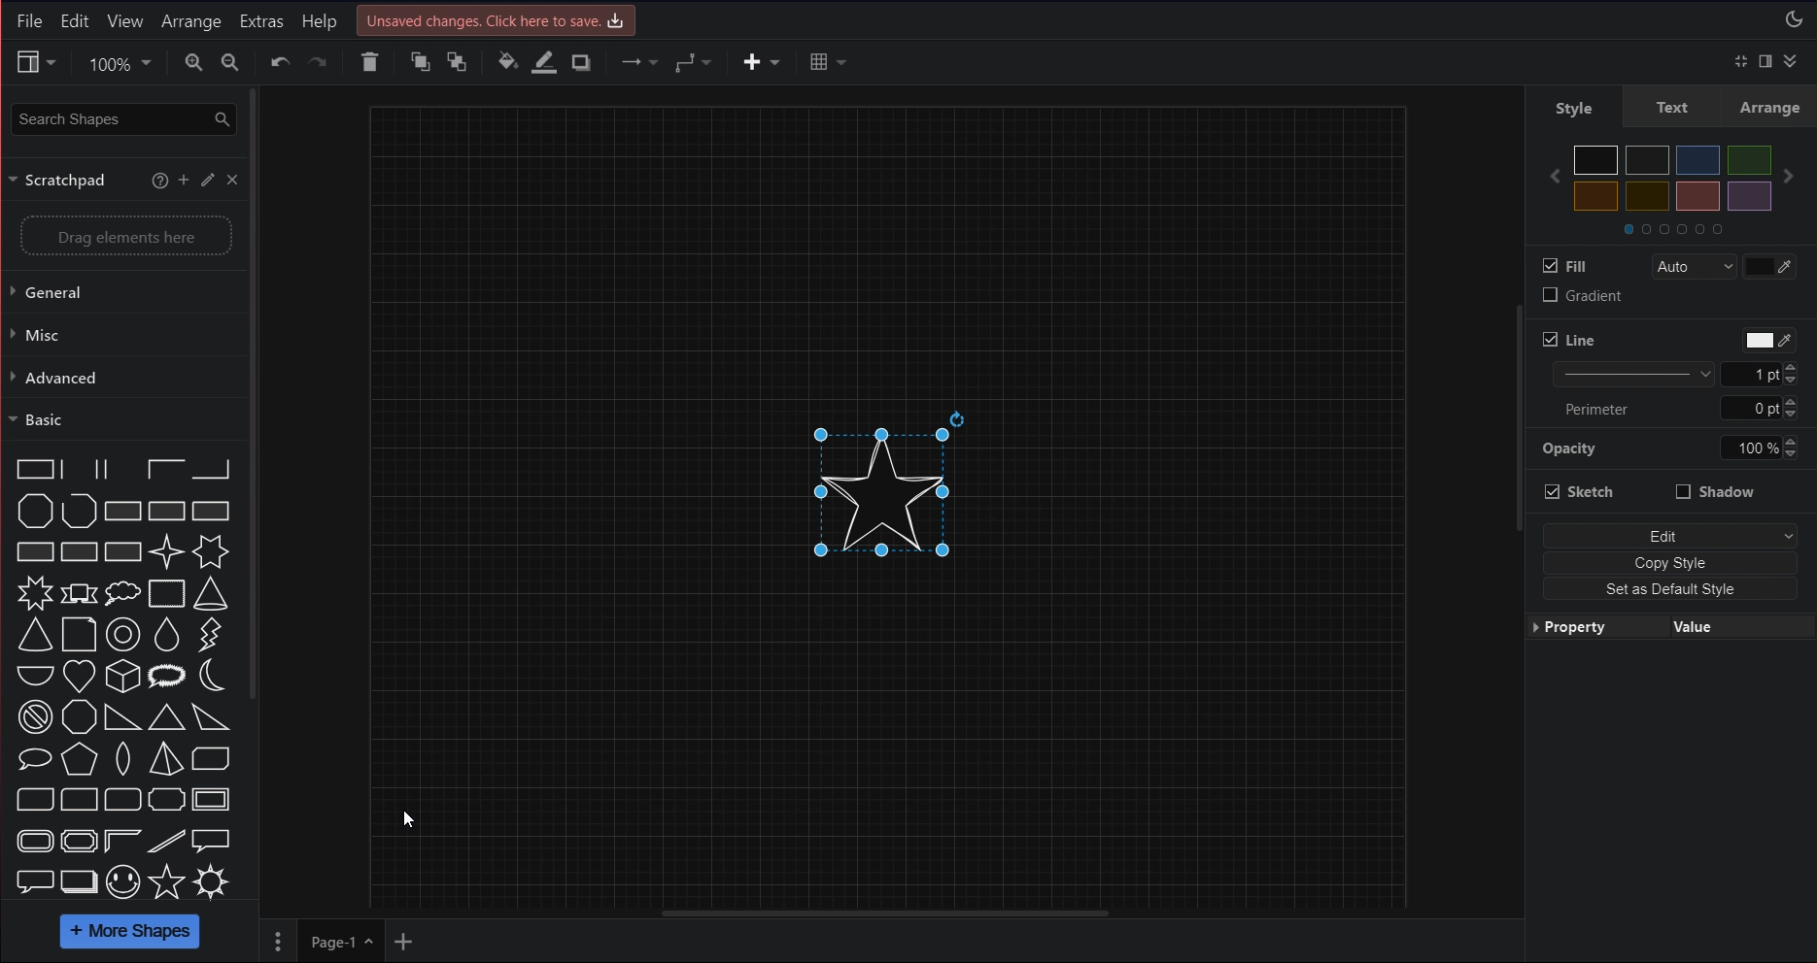 This screenshot has width=1817, height=963. What do you see at coordinates (79, 677) in the screenshot?
I see `heart` at bounding box center [79, 677].